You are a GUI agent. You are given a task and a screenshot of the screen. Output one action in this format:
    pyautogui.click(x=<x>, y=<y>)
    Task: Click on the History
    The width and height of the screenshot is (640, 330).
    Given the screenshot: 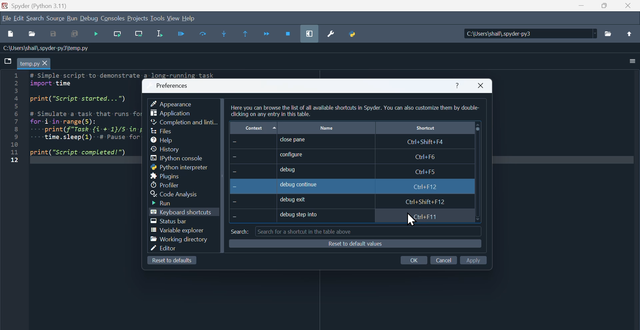 What is the action you would take?
    pyautogui.click(x=171, y=148)
    